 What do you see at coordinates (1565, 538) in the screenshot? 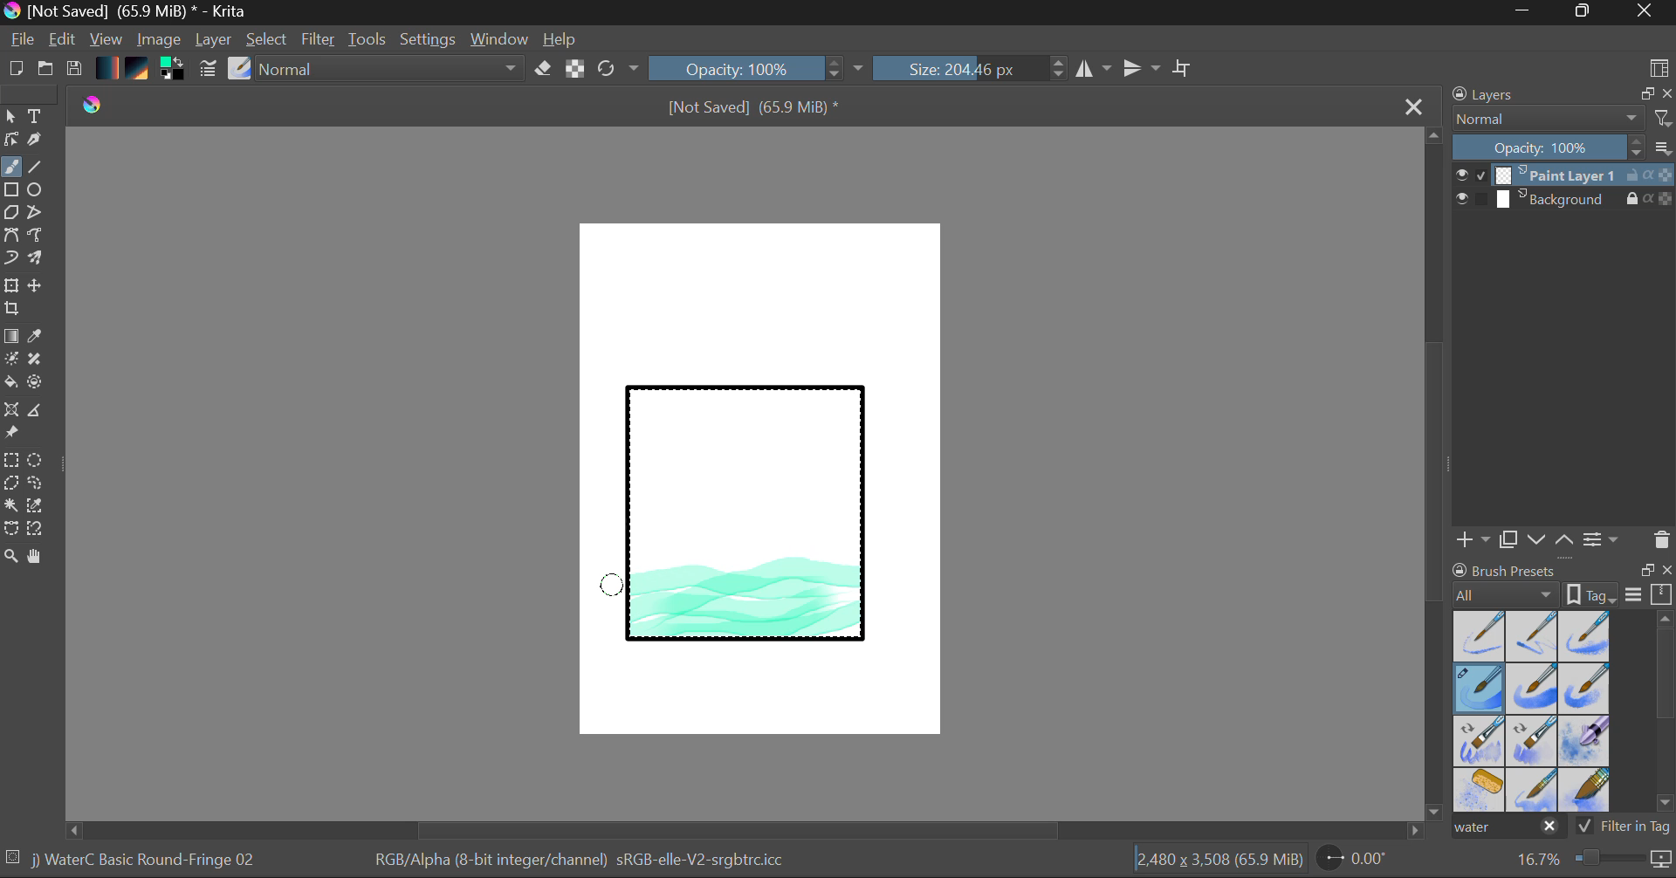
I see `Move Layer Up` at bounding box center [1565, 538].